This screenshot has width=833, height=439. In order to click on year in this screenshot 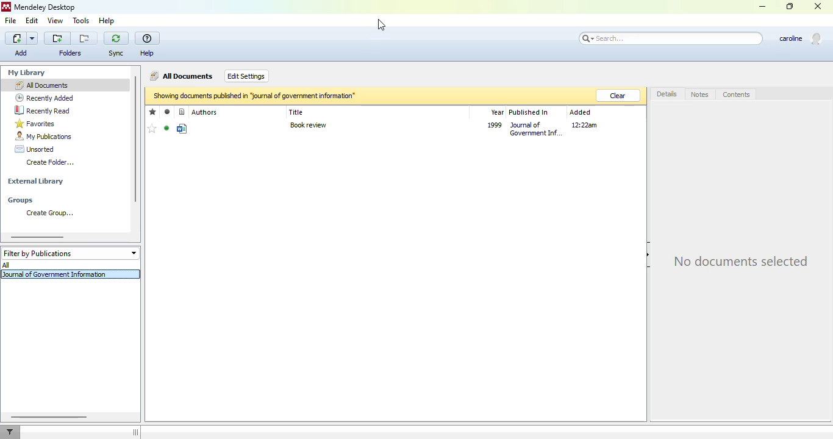, I will do `click(498, 112)`.